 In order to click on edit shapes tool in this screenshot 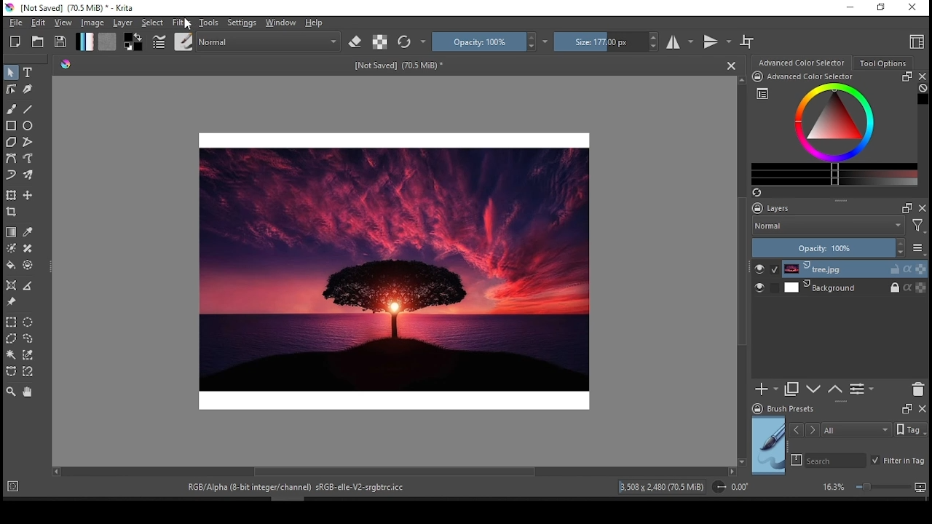, I will do `click(10, 89)`.